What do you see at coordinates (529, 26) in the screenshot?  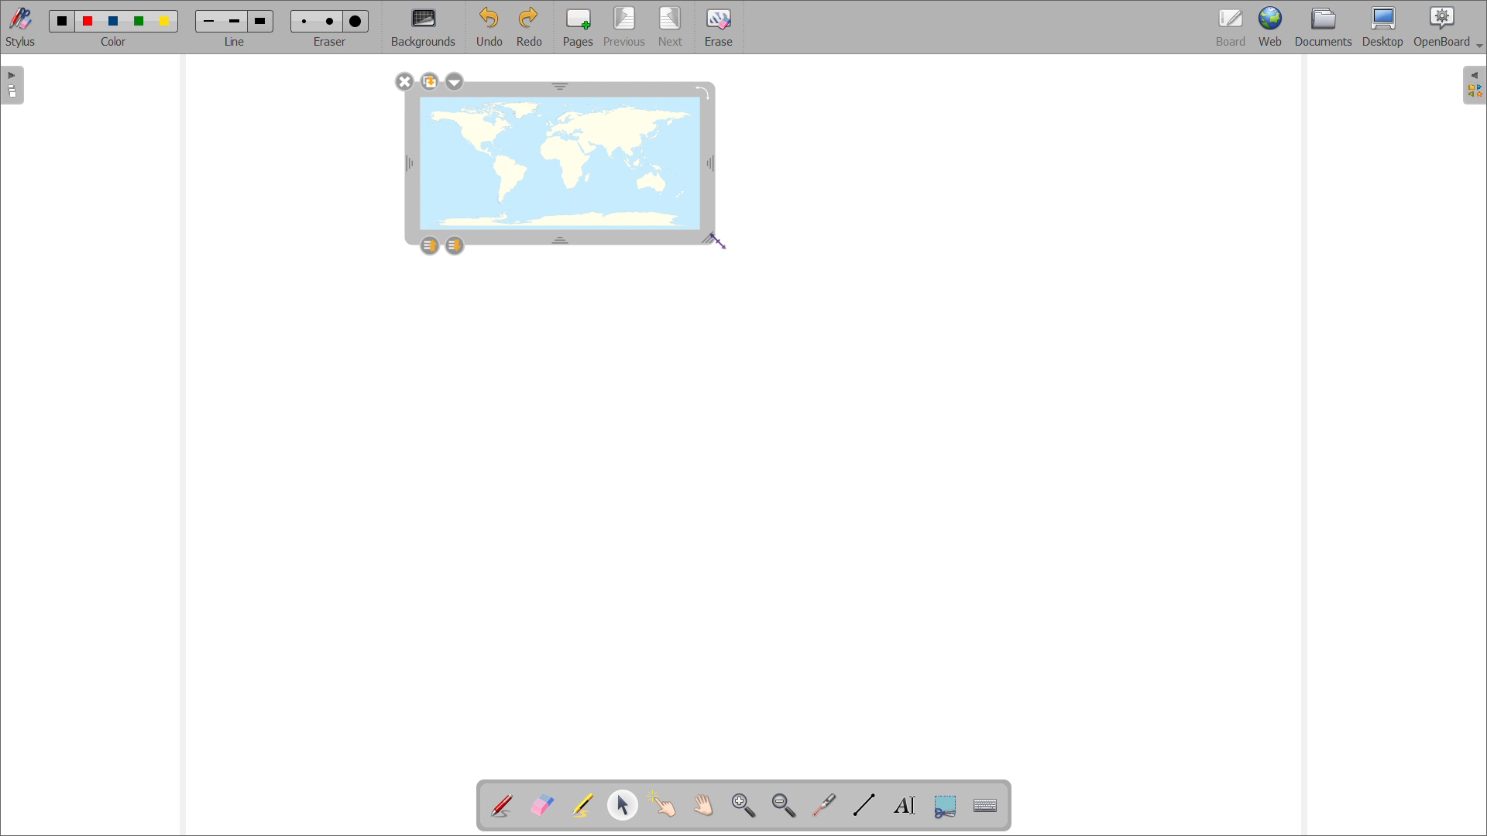 I see `redo` at bounding box center [529, 26].